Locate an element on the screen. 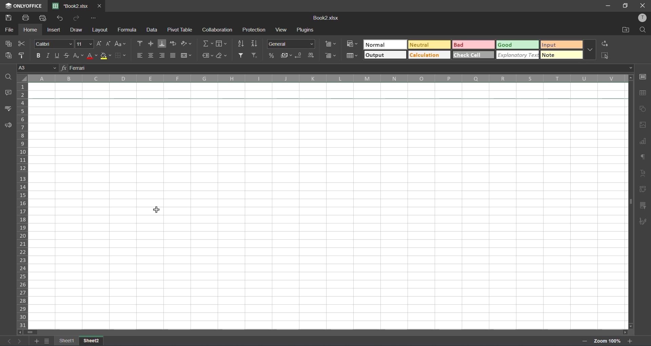  file name is located at coordinates (327, 18).